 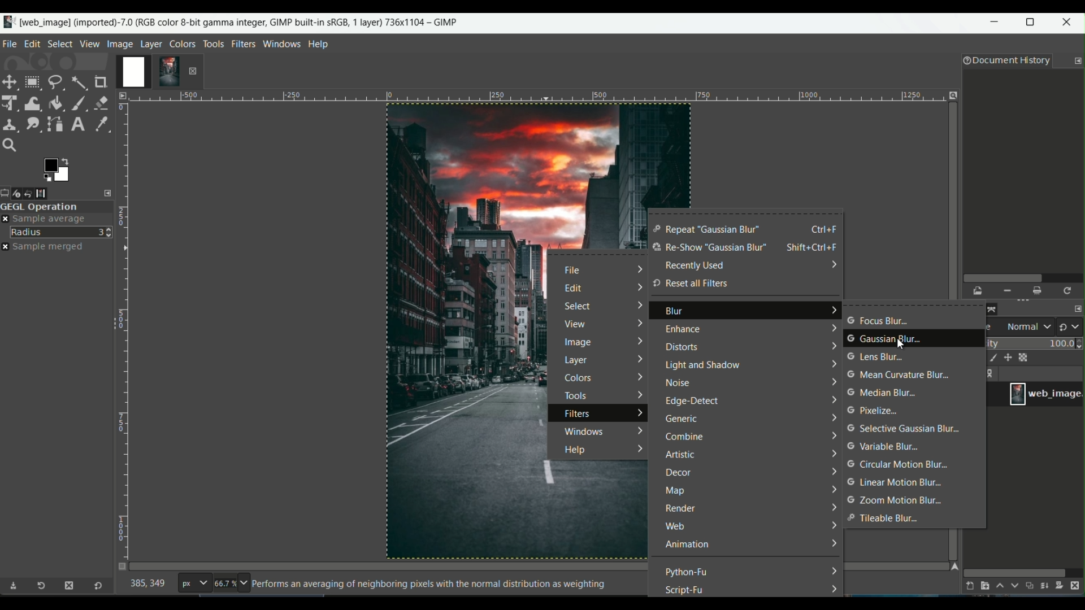 I want to click on light and shadow, so click(x=703, y=366).